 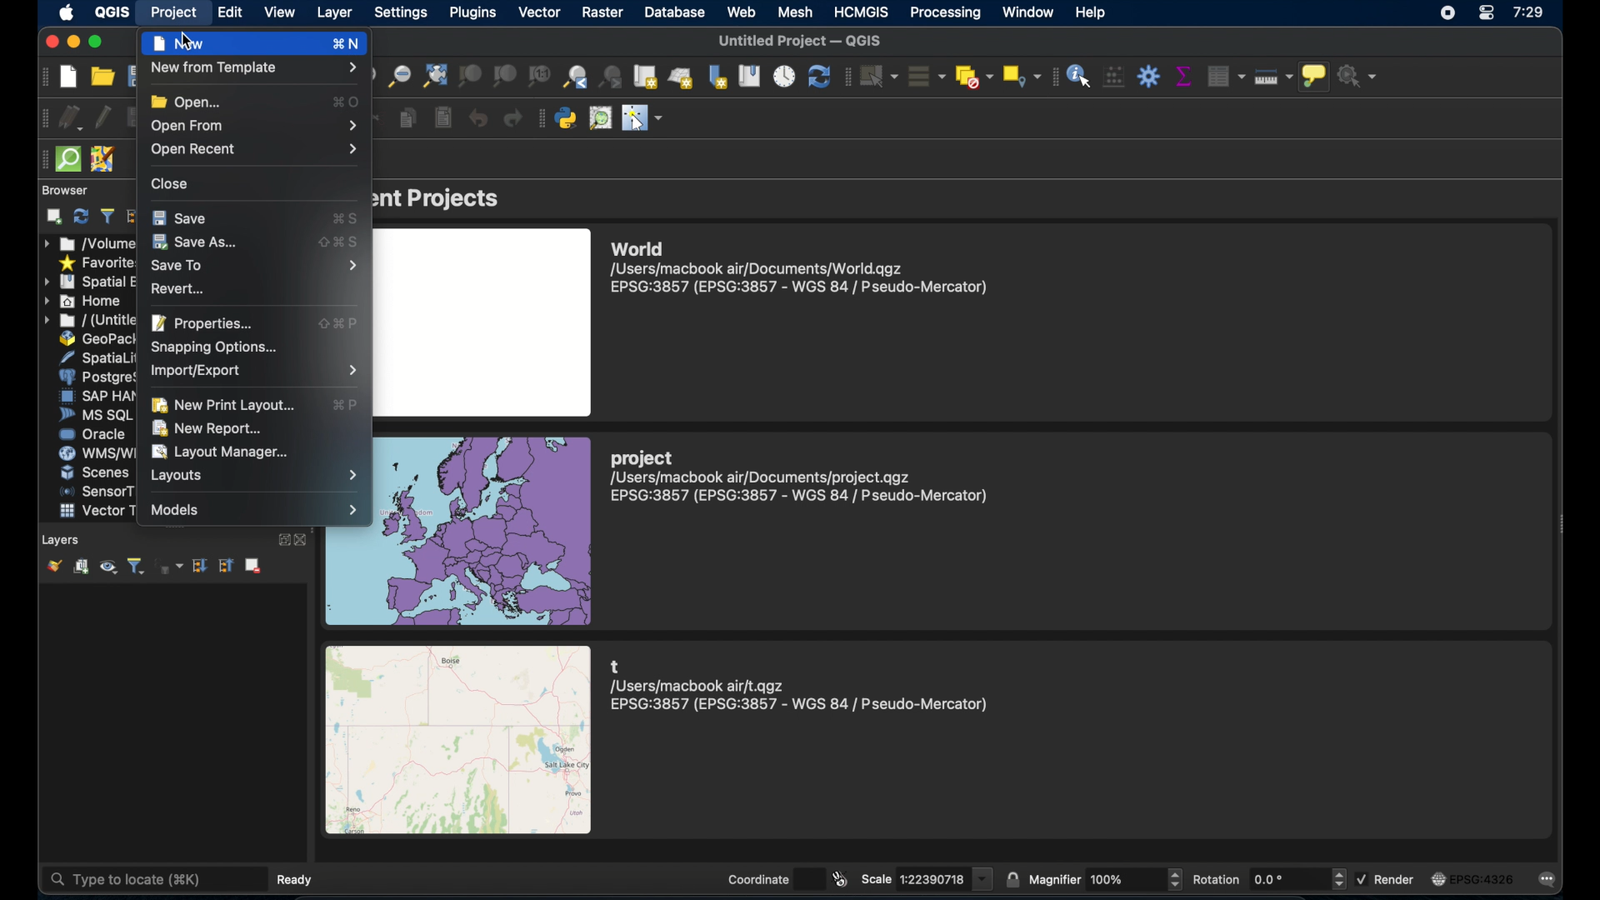 What do you see at coordinates (69, 262) in the screenshot?
I see `icon` at bounding box center [69, 262].